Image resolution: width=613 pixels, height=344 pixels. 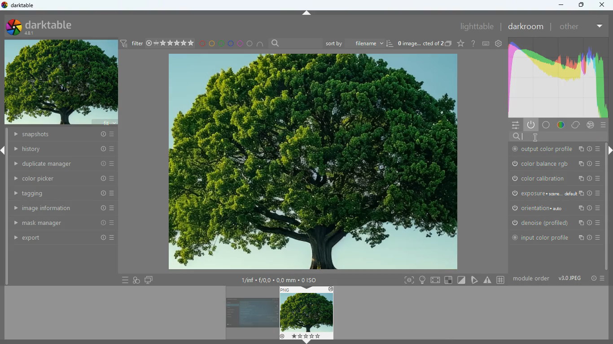 What do you see at coordinates (158, 44) in the screenshot?
I see `filter` at bounding box center [158, 44].